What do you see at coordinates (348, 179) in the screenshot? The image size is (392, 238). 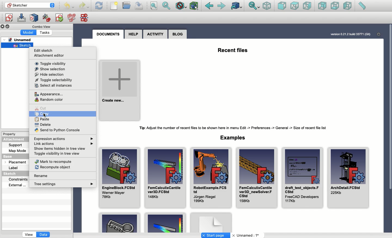 I see `ArchDetail` at bounding box center [348, 179].